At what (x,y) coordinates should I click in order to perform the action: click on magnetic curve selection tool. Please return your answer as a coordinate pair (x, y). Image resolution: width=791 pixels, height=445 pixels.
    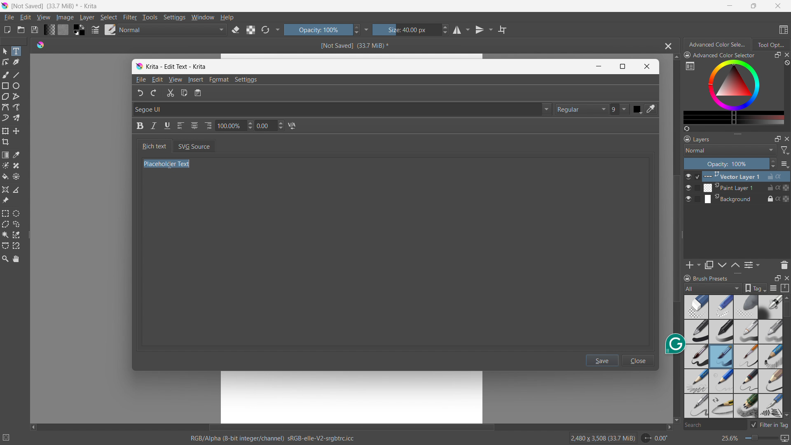
    Looking at the image, I should click on (16, 246).